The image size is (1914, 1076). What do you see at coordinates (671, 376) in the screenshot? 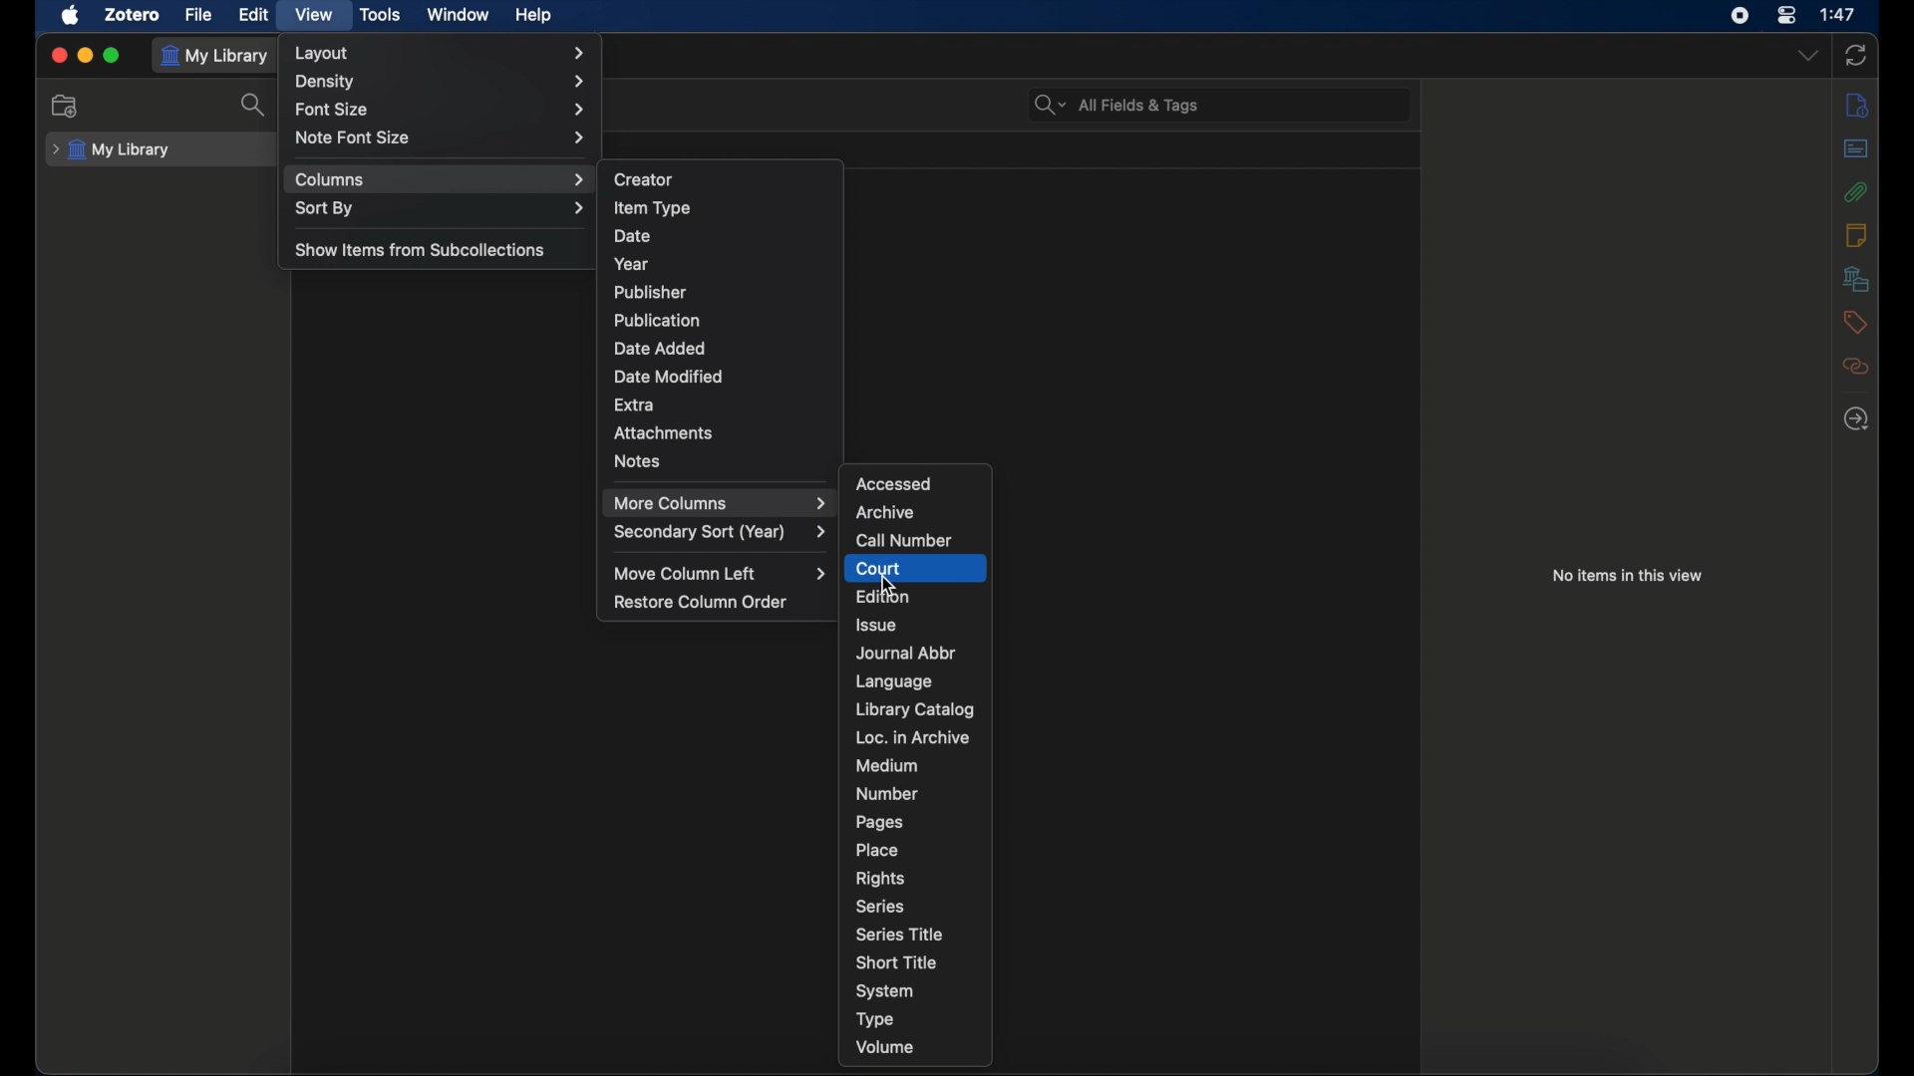
I see `date modified` at bounding box center [671, 376].